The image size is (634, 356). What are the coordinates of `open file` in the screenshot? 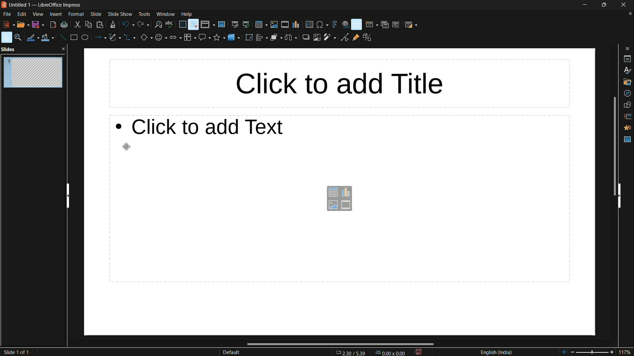 It's located at (22, 25).